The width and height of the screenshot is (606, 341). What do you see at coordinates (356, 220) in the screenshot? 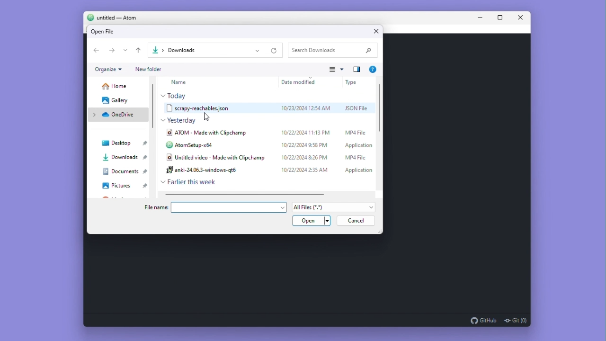
I see `Cancel` at bounding box center [356, 220].